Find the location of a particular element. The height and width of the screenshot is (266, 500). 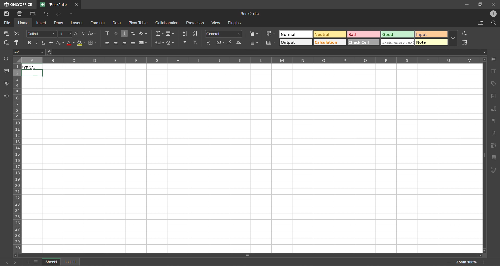

minimize is located at coordinates (466, 4).